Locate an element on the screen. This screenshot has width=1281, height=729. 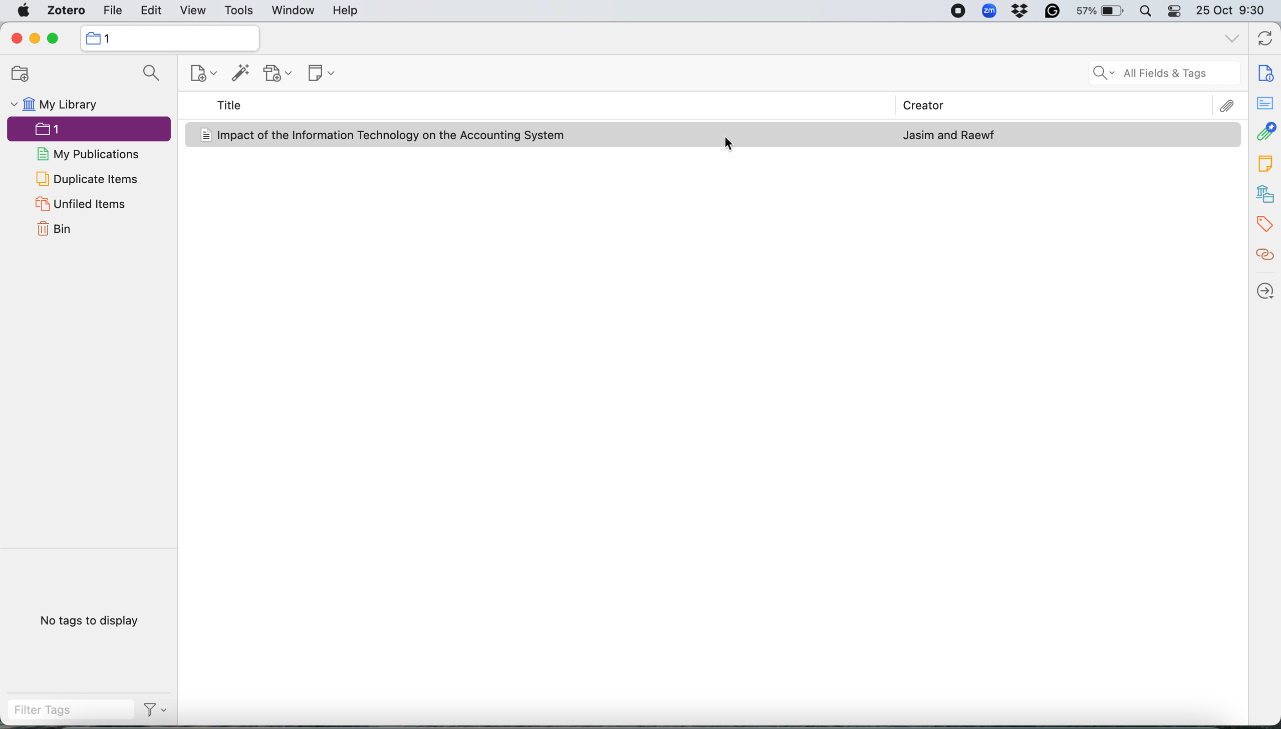
bin is located at coordinates (55, 231).